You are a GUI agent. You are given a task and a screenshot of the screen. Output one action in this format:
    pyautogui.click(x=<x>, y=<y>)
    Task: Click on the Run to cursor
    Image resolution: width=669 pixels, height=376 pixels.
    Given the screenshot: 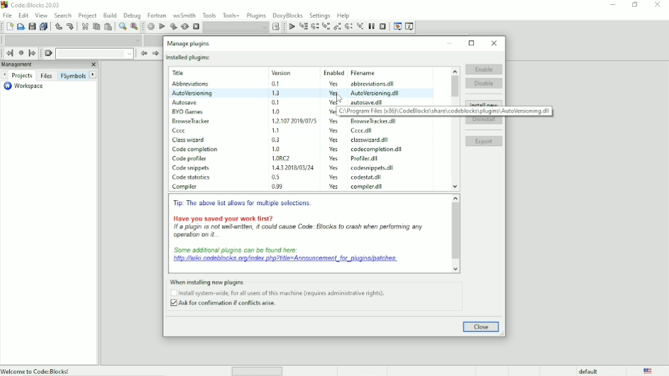 What is the action you would take?
    pyautogui.click(x=291, y=27)
    